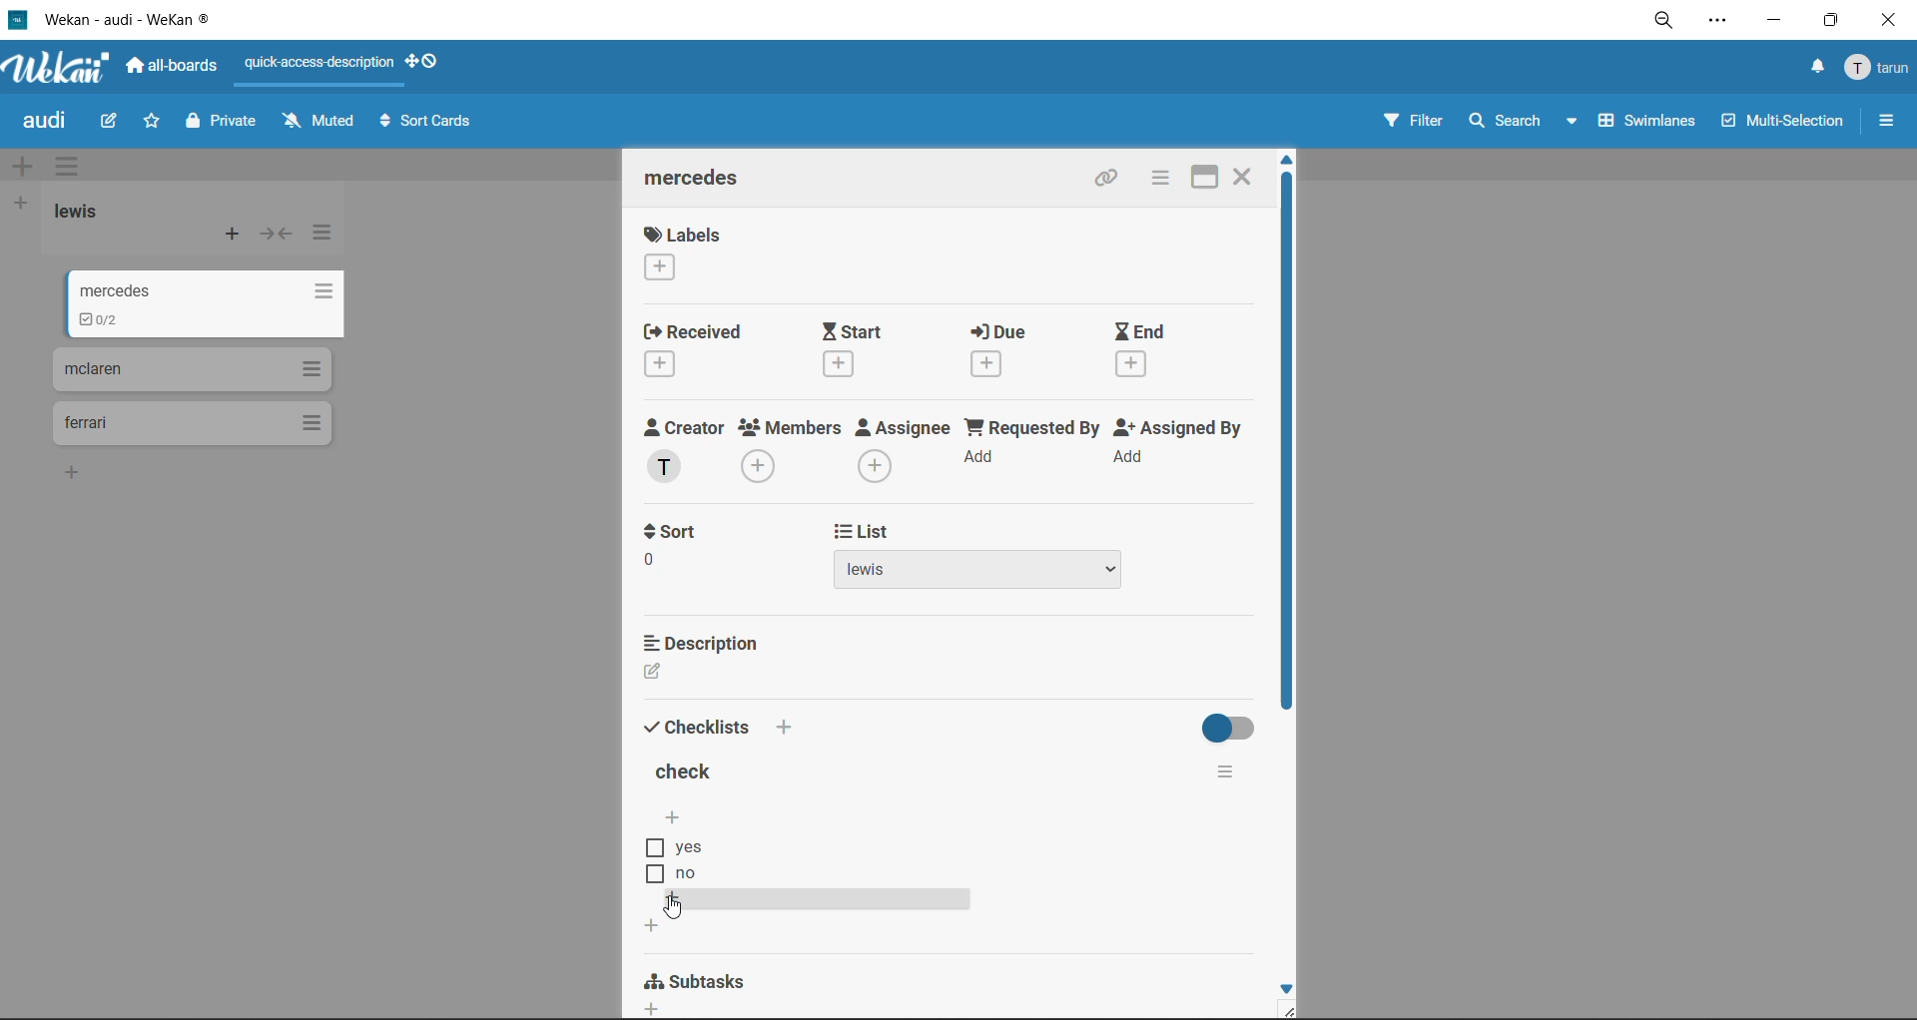 The width and height of the screenshot is (1917, 1020). I want to click on label, so click(686, 234).